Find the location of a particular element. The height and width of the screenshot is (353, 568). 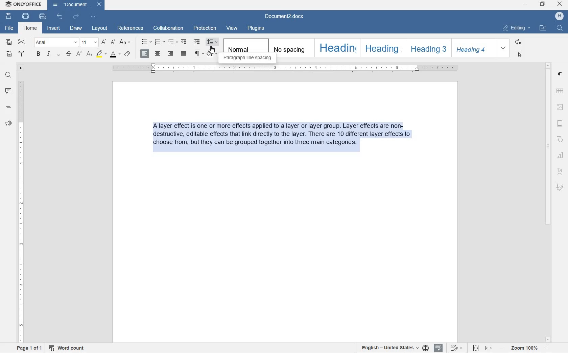

heading 2 is located at coordinates (382, 48).